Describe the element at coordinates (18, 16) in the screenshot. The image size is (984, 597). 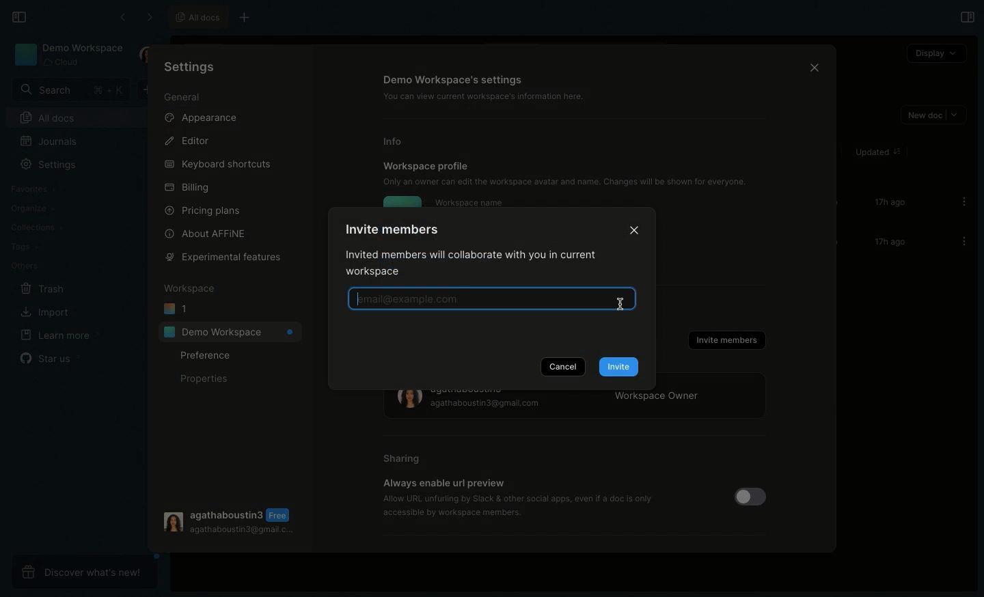
I see `Collapse sidebar` at that location.